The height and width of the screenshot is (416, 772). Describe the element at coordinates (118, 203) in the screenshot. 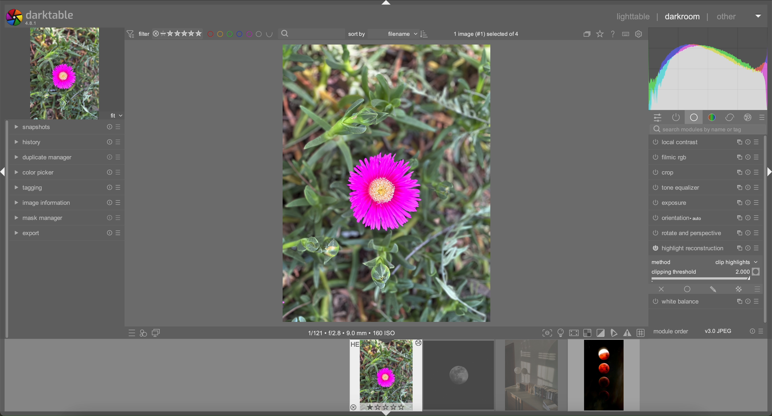

I see `presets` at that location.